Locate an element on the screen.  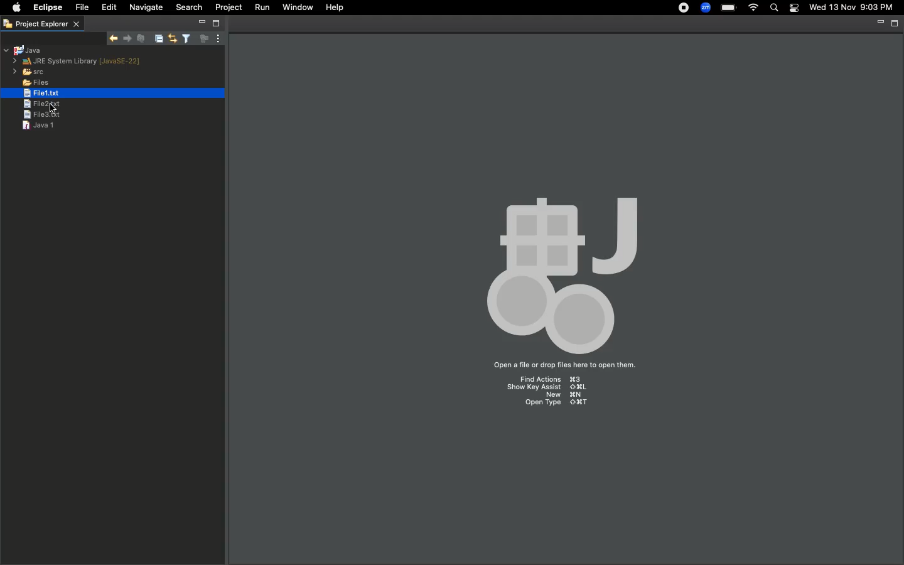
Maximize is located at coordinates (215, 23).